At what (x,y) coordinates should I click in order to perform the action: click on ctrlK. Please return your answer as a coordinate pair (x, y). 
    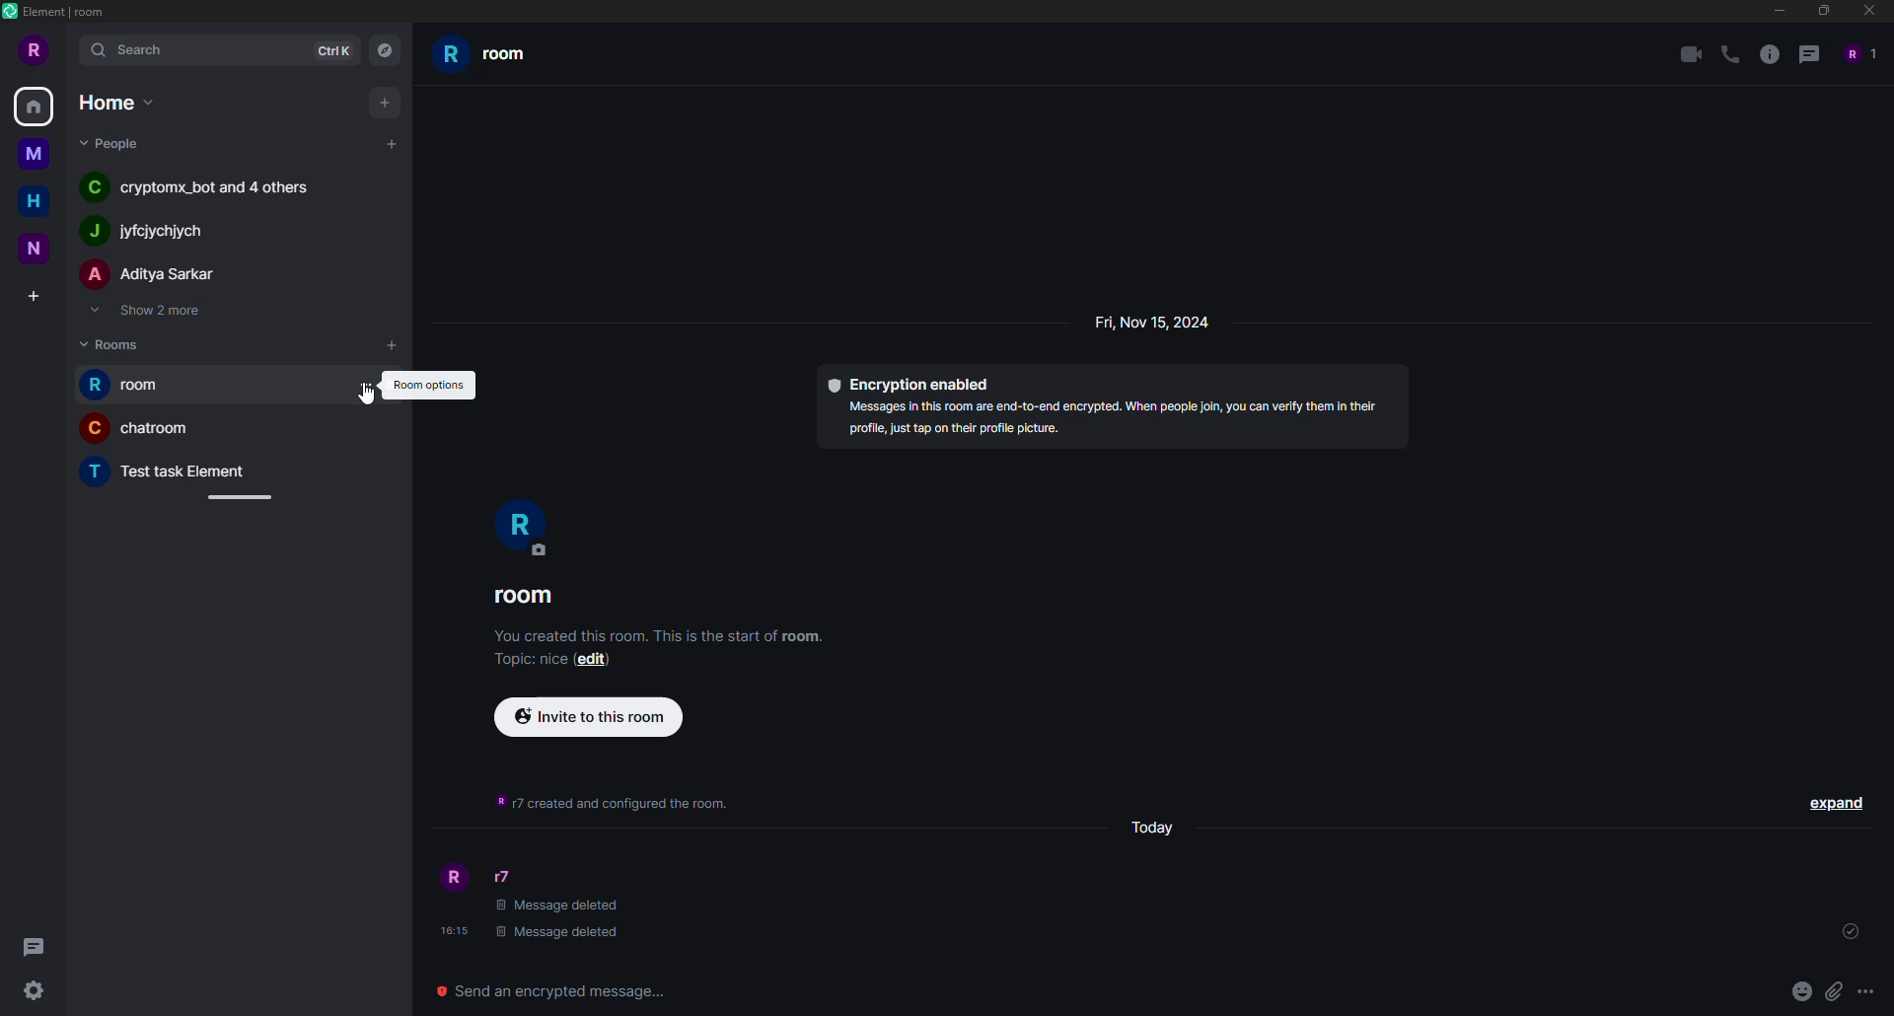
    Looking at the image, I should click on (333, 49).